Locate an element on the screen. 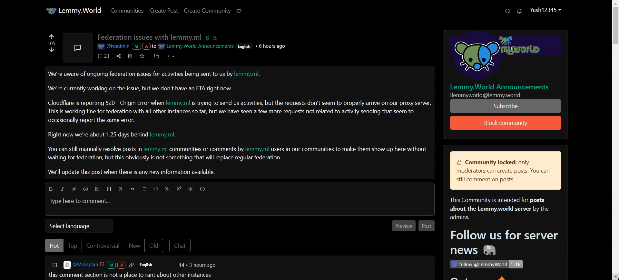  We'll update this post when there is any new information available. is located at coordinates (133, 172).